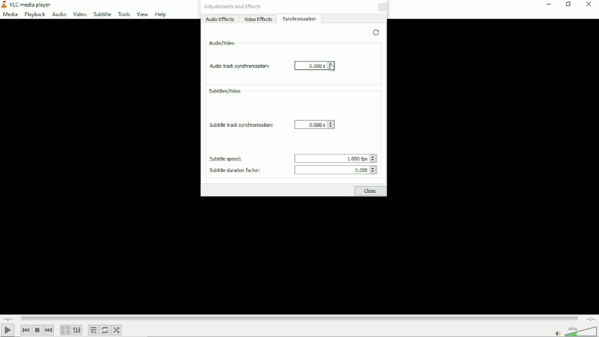 The height and width of the screenshot is (337, 599). What do you see at coordinates (222, 42) in the screenshot?
I see `Audio/video` at bounding box center [222, 42].